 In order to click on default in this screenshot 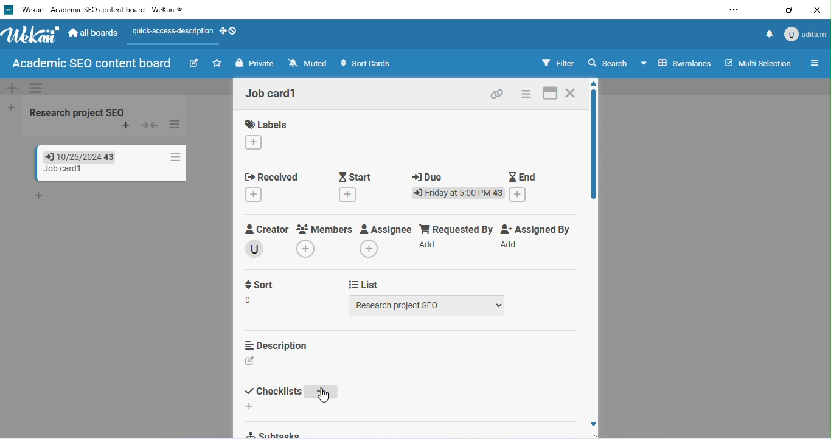, I will do `click(412, 87)`.